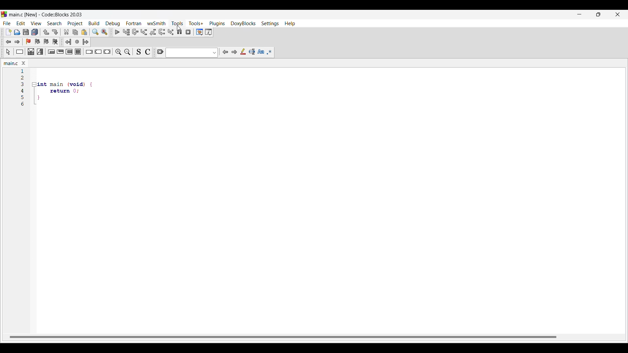  Describe the element at coordinates (252, 52) in the screenshot. I see `Select text` at that location.